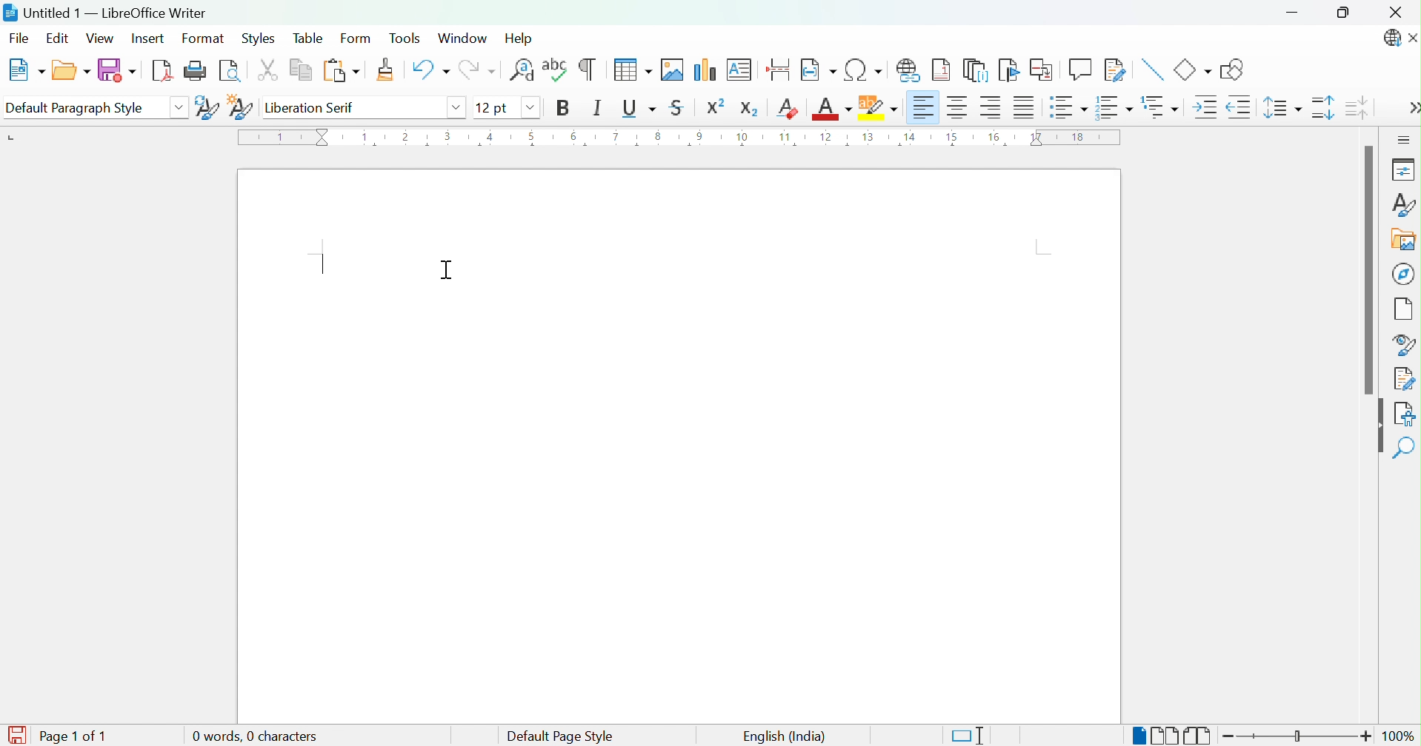 The width and height of the screenshot is (1421, 746). I want to click on Insert Hyperlink, so click(910, 68).